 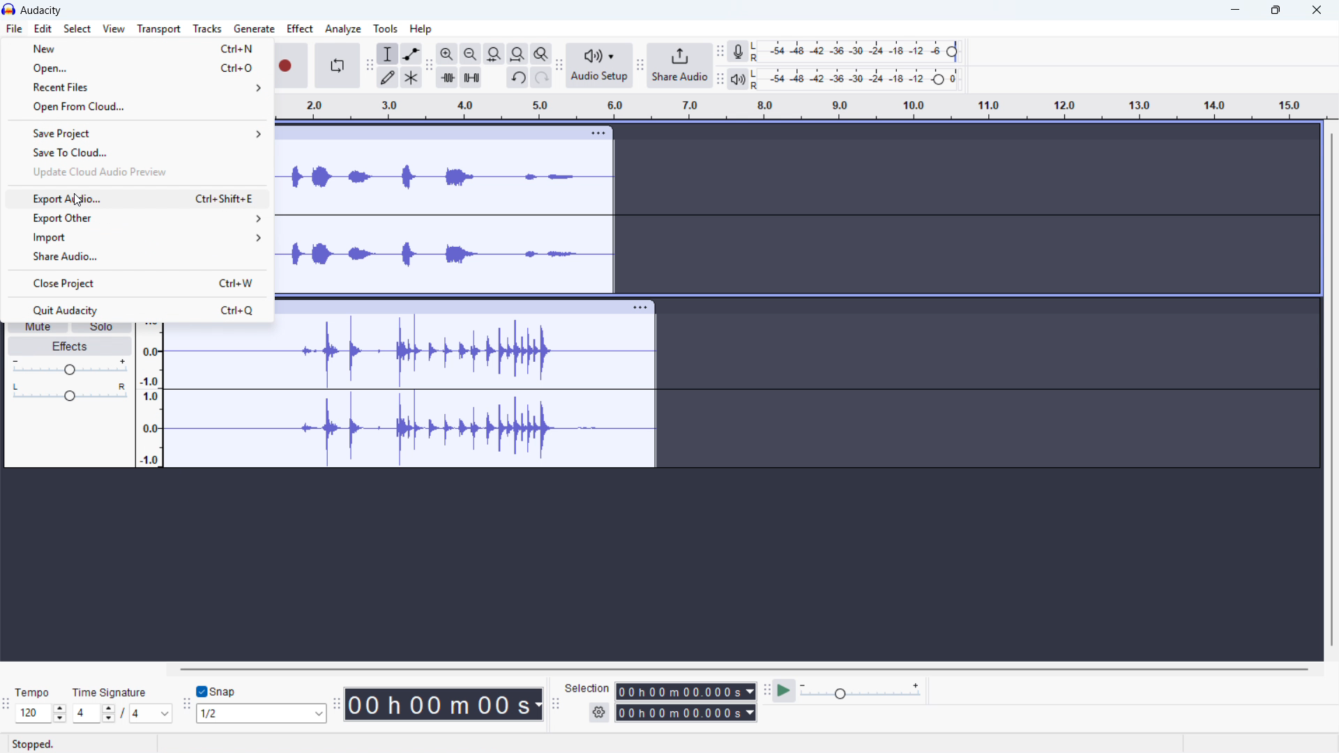 What do you see at coordinates (859, 79) in the screenshot?
I see `Recording level` at bounding box center [859, 79].